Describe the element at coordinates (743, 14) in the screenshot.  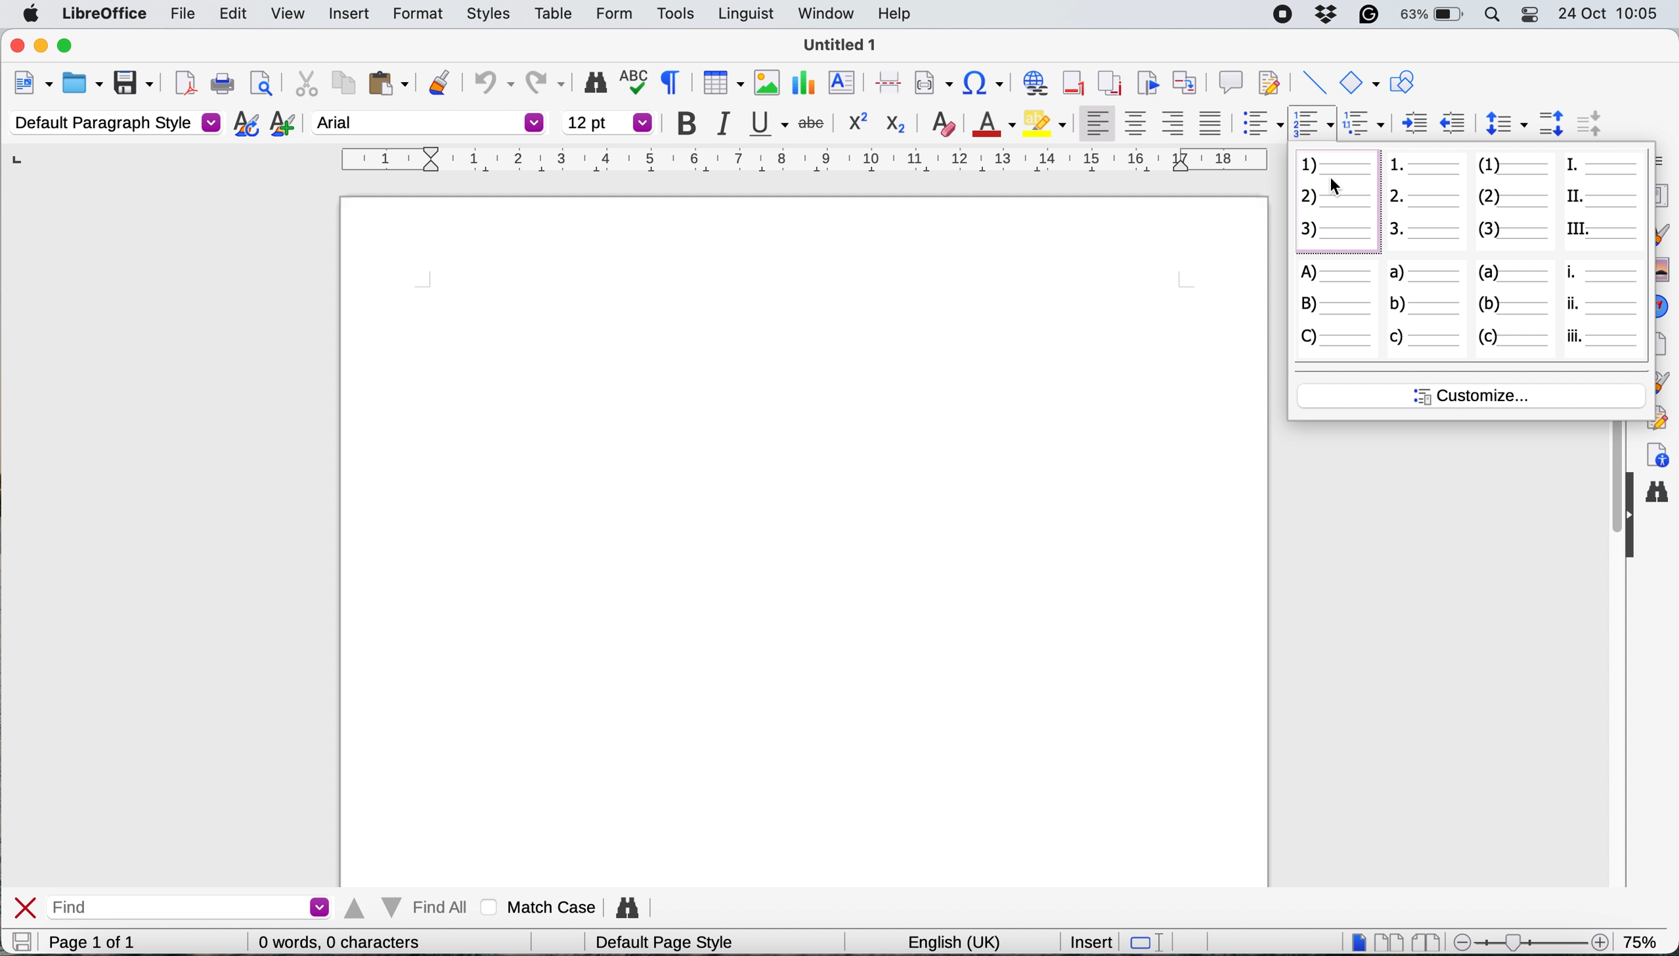
I see `linguist` at that location.